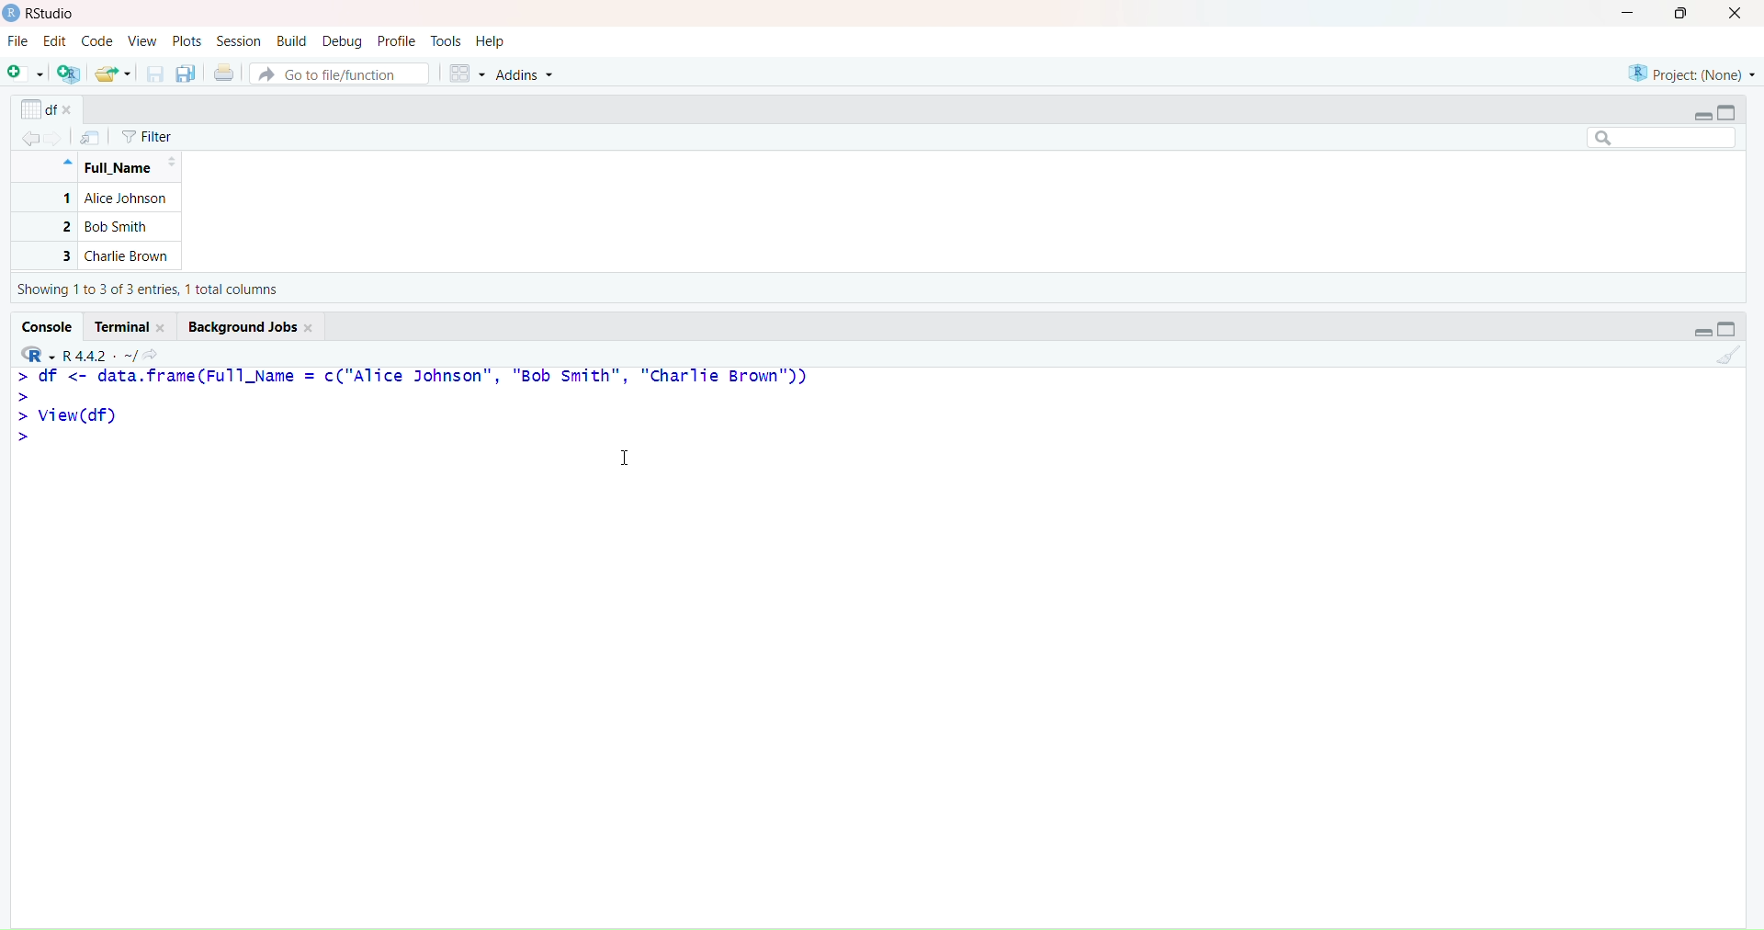 Image resolution: width=1764 pixels, height=930 pixels. Describe the element at coordinates (115, 74) in the screenshot. I see `Open an existing file (Ctrl + O)` at that location.